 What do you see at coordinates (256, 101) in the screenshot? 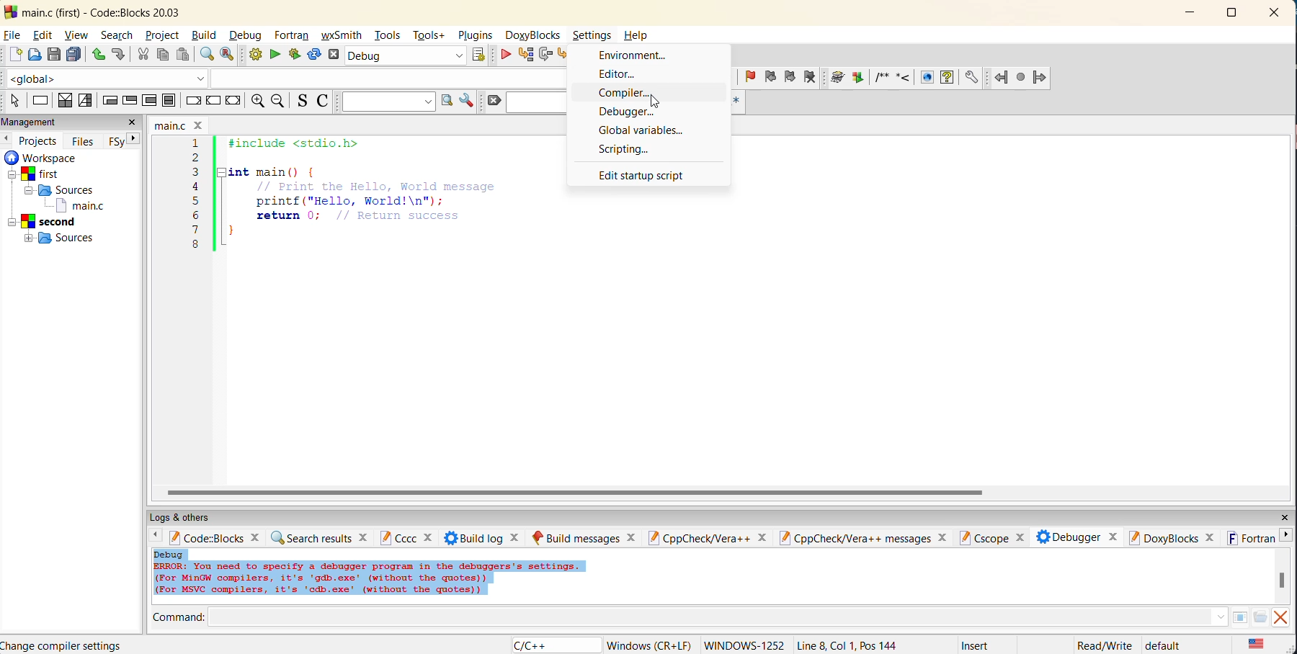
I see `zoom in` at bounding box center [256, 101].